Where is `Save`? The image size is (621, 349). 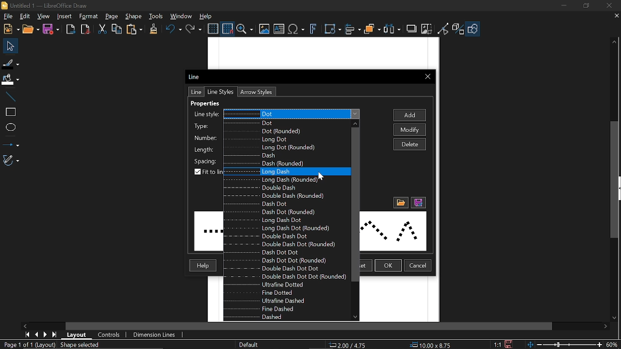
Save is located at coordinates (418, 203).